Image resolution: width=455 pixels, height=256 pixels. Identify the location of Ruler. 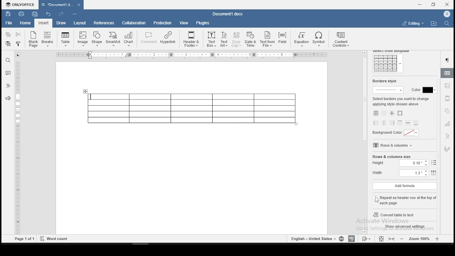
(193, 55).